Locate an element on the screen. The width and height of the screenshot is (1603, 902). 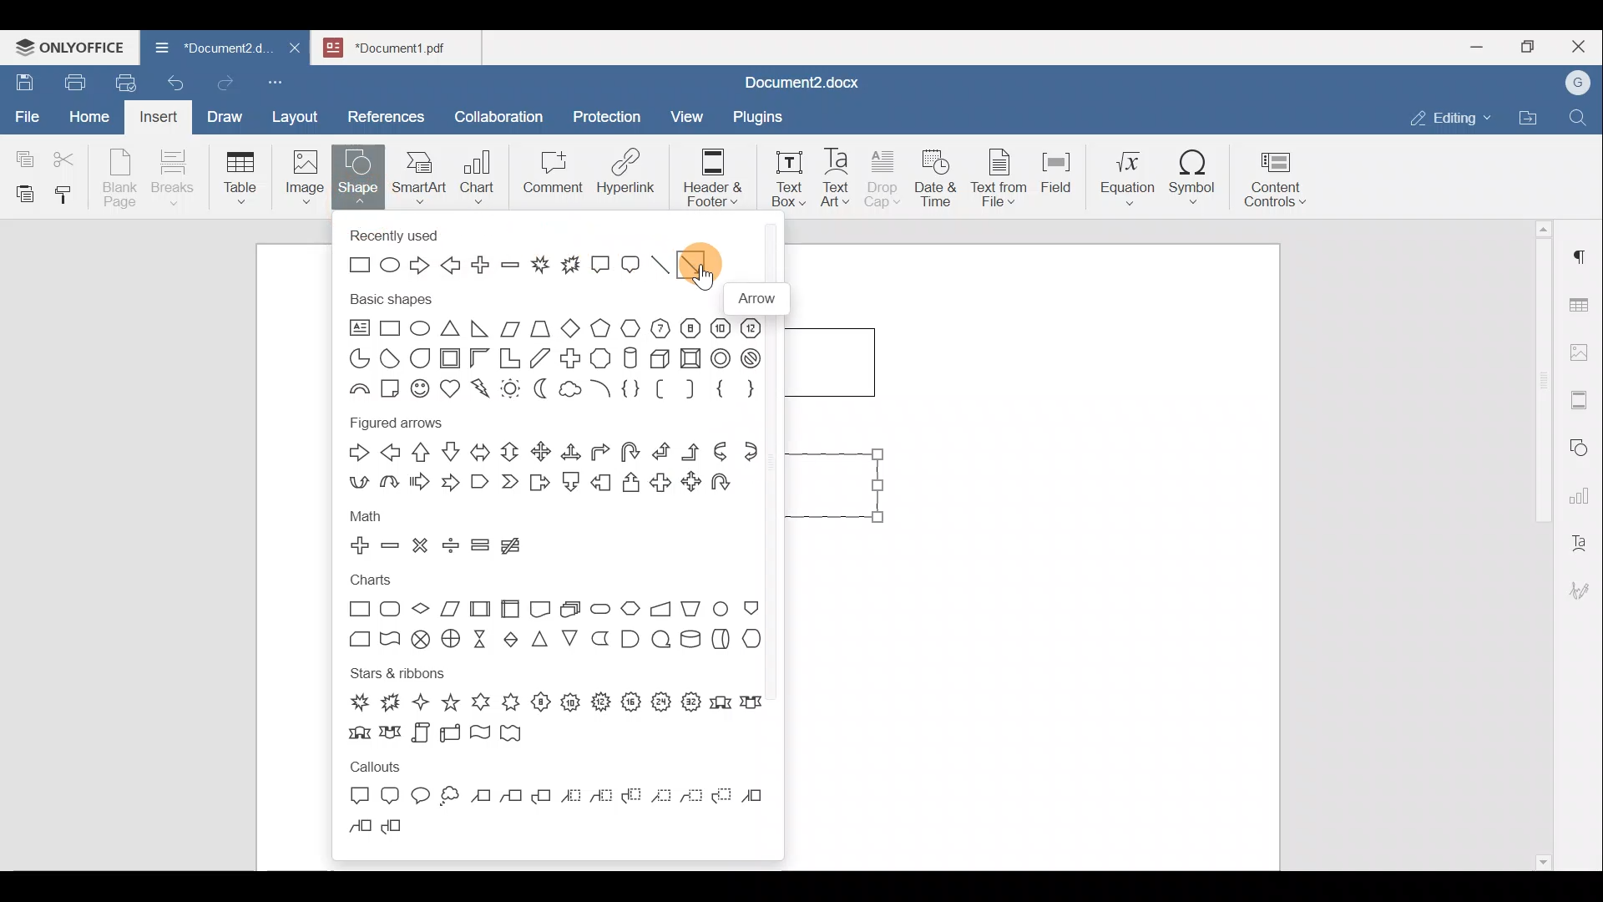
Math shapes is located at coordinates (461, 535).